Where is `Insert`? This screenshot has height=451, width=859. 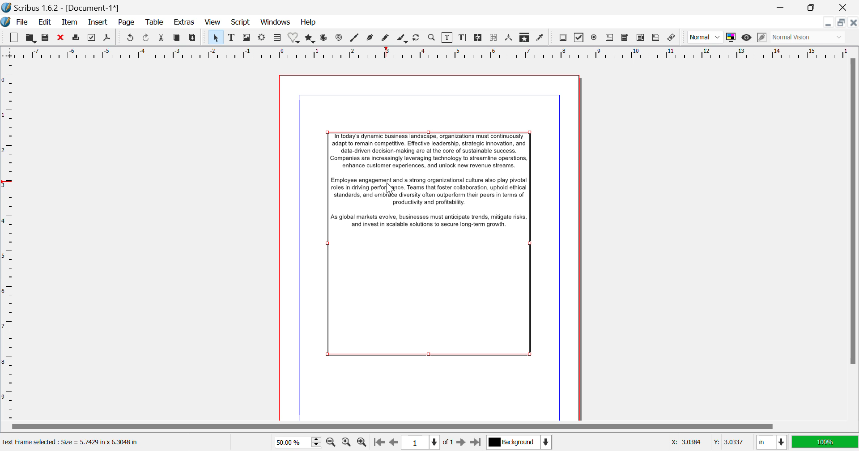 Insert is located at coordinates (99, 22).